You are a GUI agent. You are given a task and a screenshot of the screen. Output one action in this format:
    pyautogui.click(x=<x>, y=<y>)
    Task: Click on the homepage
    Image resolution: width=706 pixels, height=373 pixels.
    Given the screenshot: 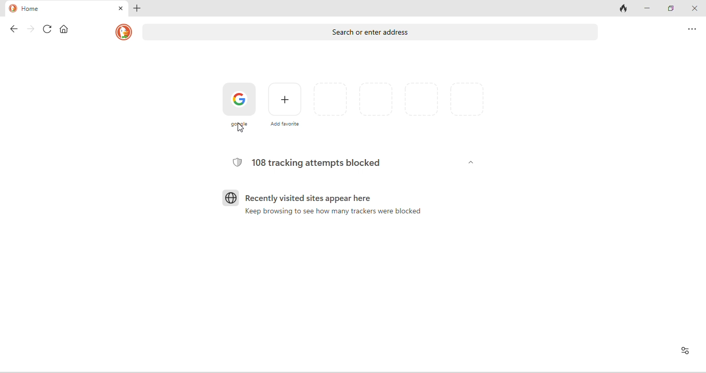 What is the action you would take?
    pyautogui.click(x=122, y=33)
    